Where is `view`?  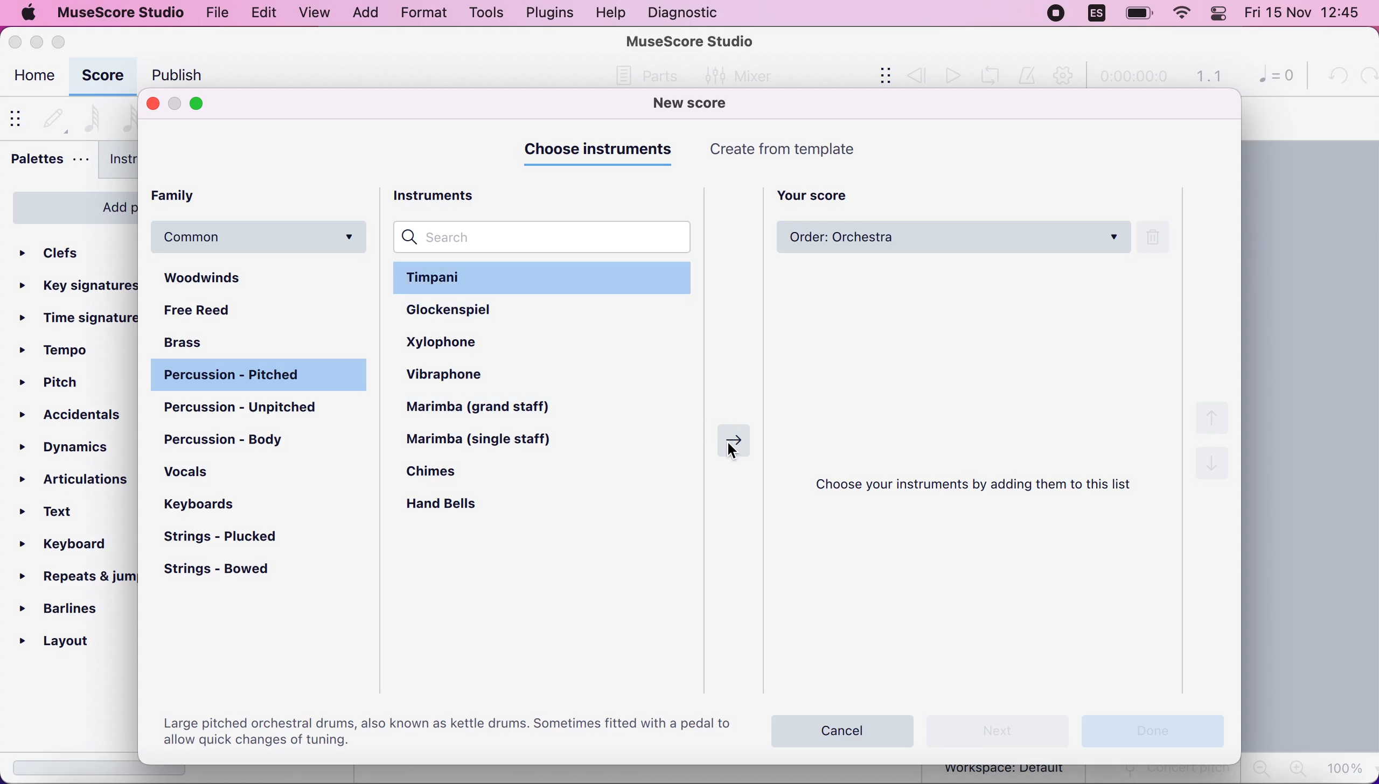
view is located at coordinates (314, 13).